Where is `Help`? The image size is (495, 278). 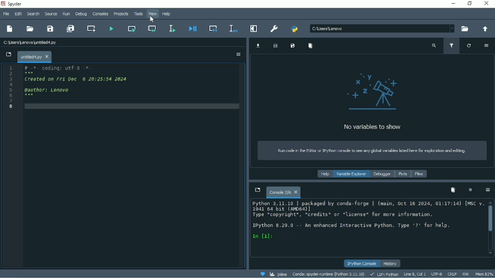 Help is located at coordinates (167, 14).